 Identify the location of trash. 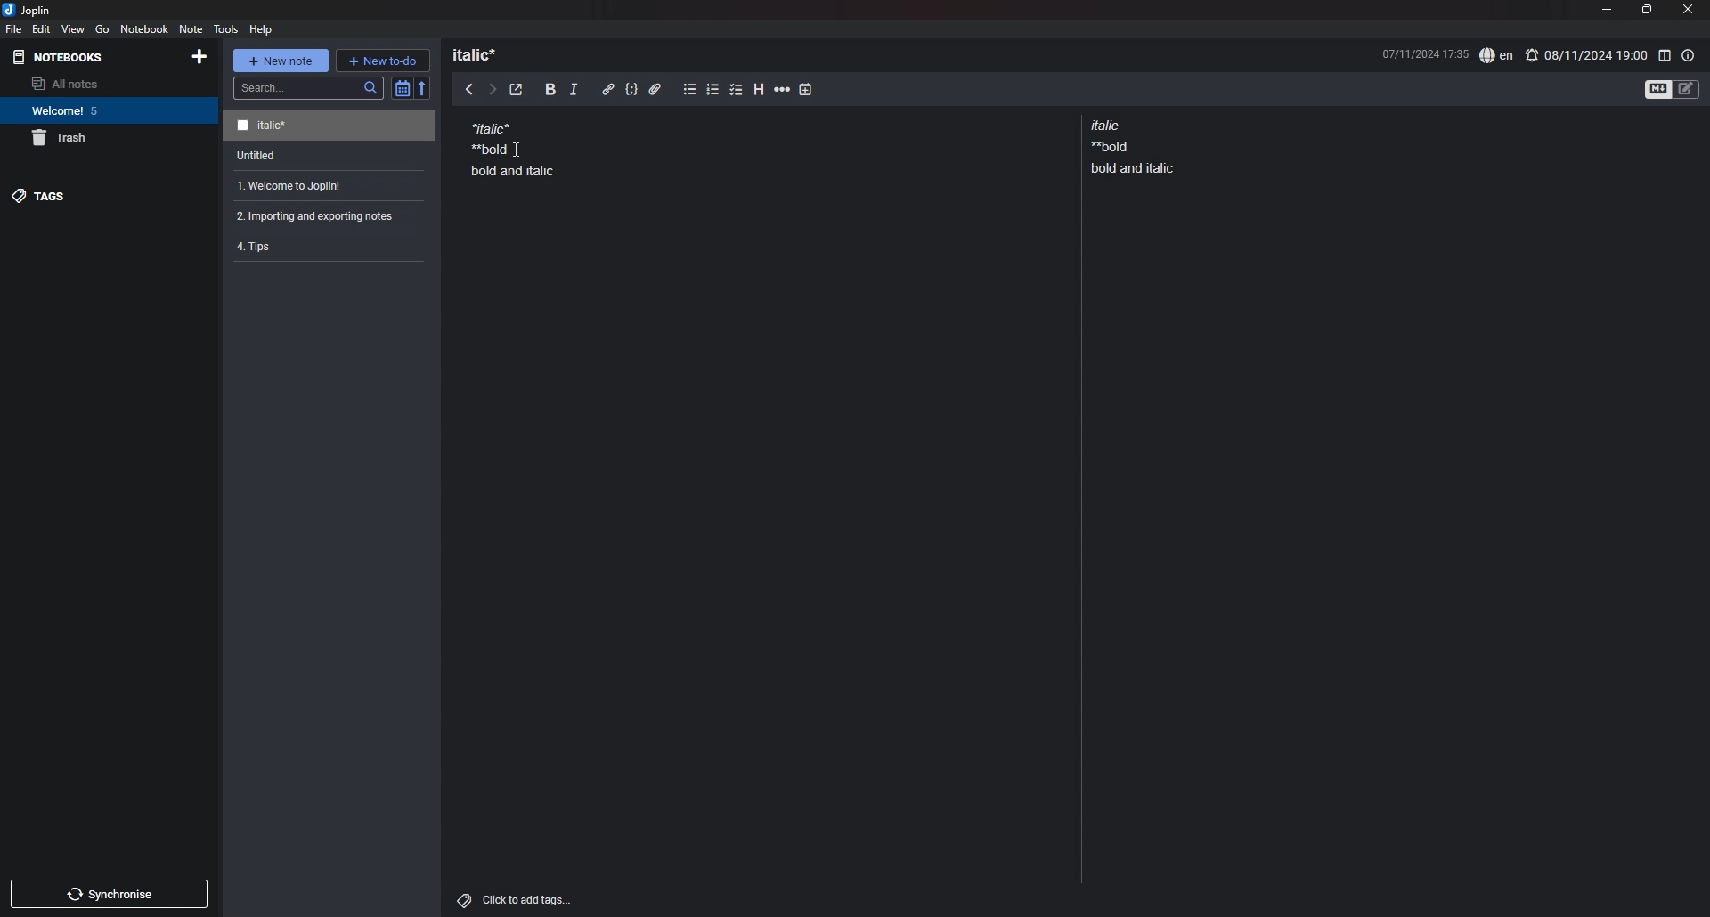
(110, 138).